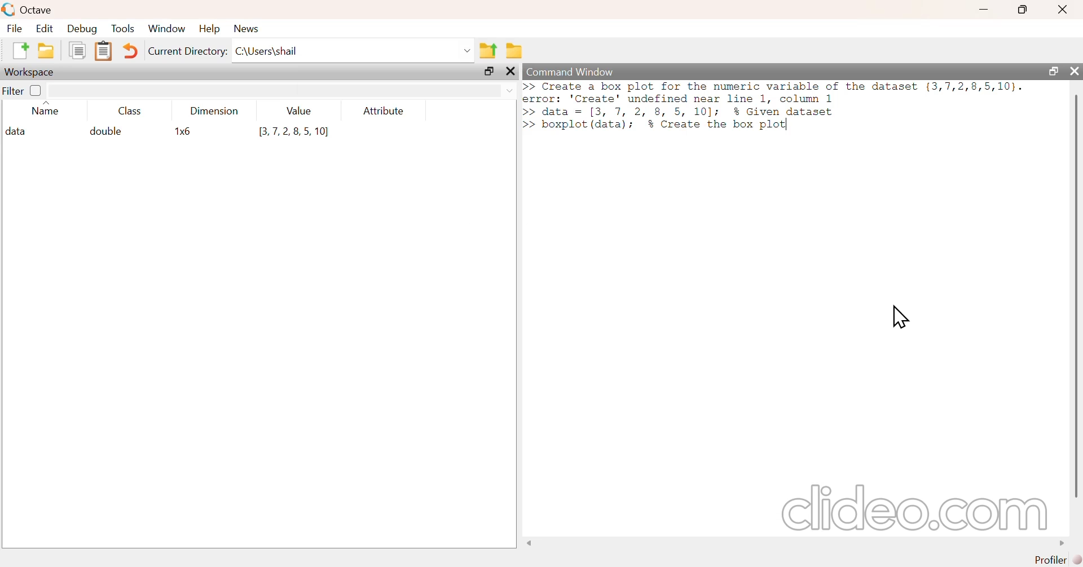  Describe the element at coordinates (20, 131) in the screenshot. I see `data` at that location.